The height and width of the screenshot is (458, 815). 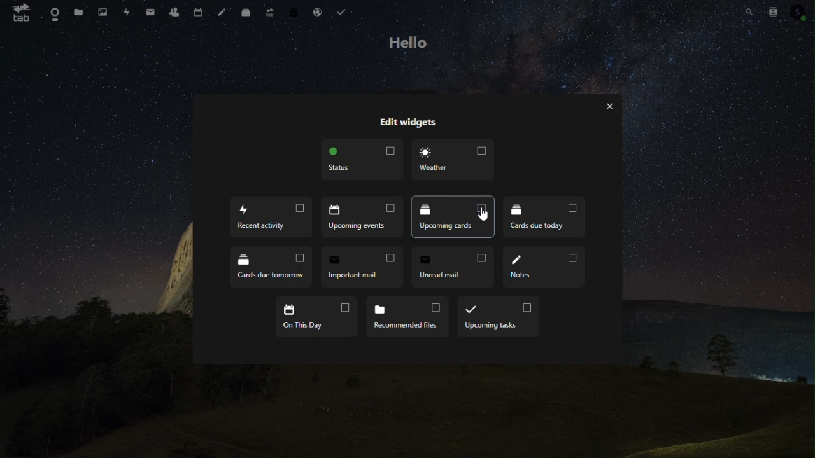 What do you see at coordinates (361, 216) in the screenshot?
I see `Upcoming events ` at bounding box center [361, 216].